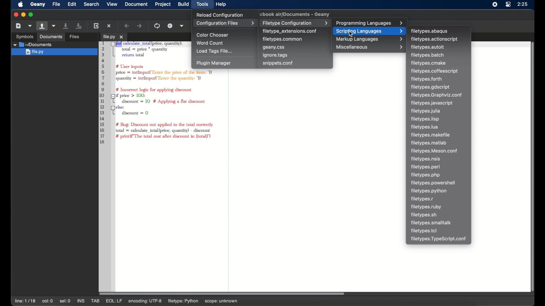  What do you see at coordinates (112, 4) in the screenshot?
I see `view` at bounding box center [112, 4].